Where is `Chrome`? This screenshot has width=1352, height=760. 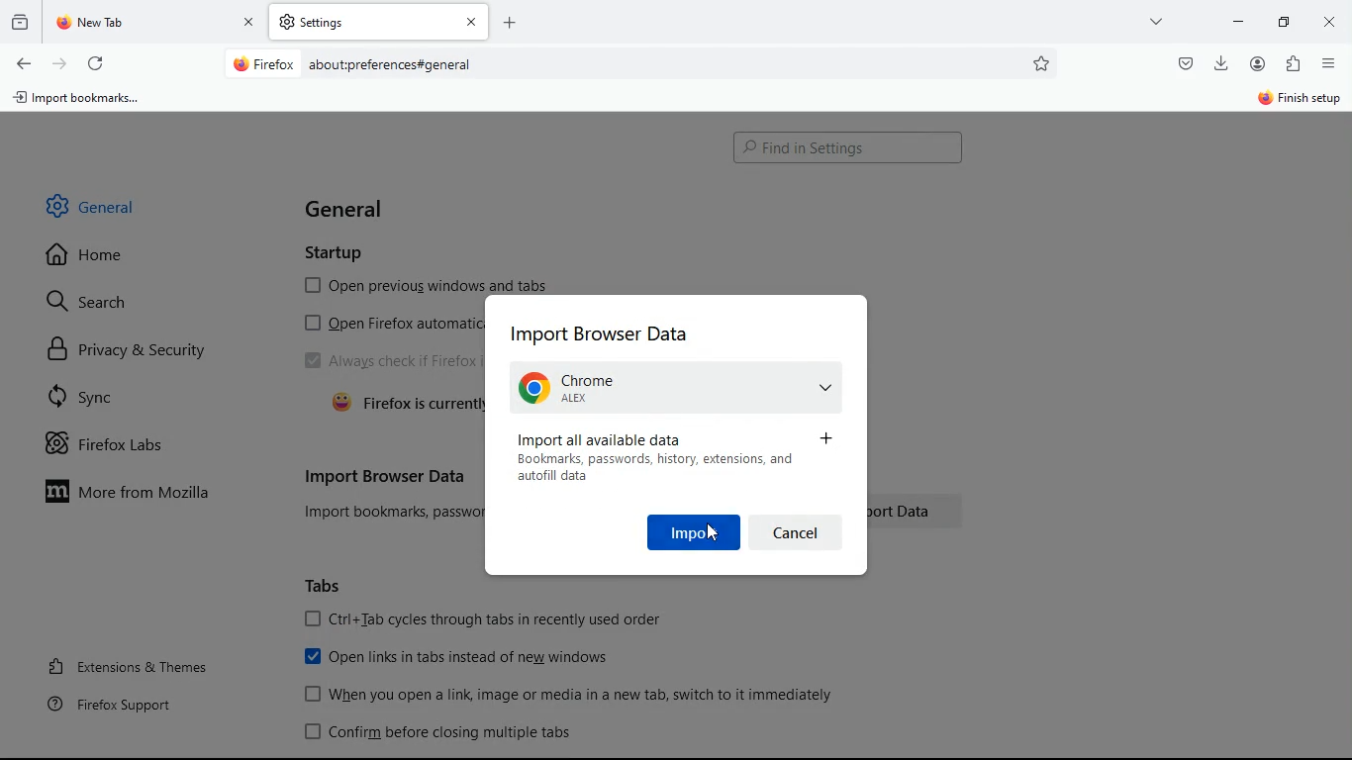 Chrome is located at coordinates (677, 388).